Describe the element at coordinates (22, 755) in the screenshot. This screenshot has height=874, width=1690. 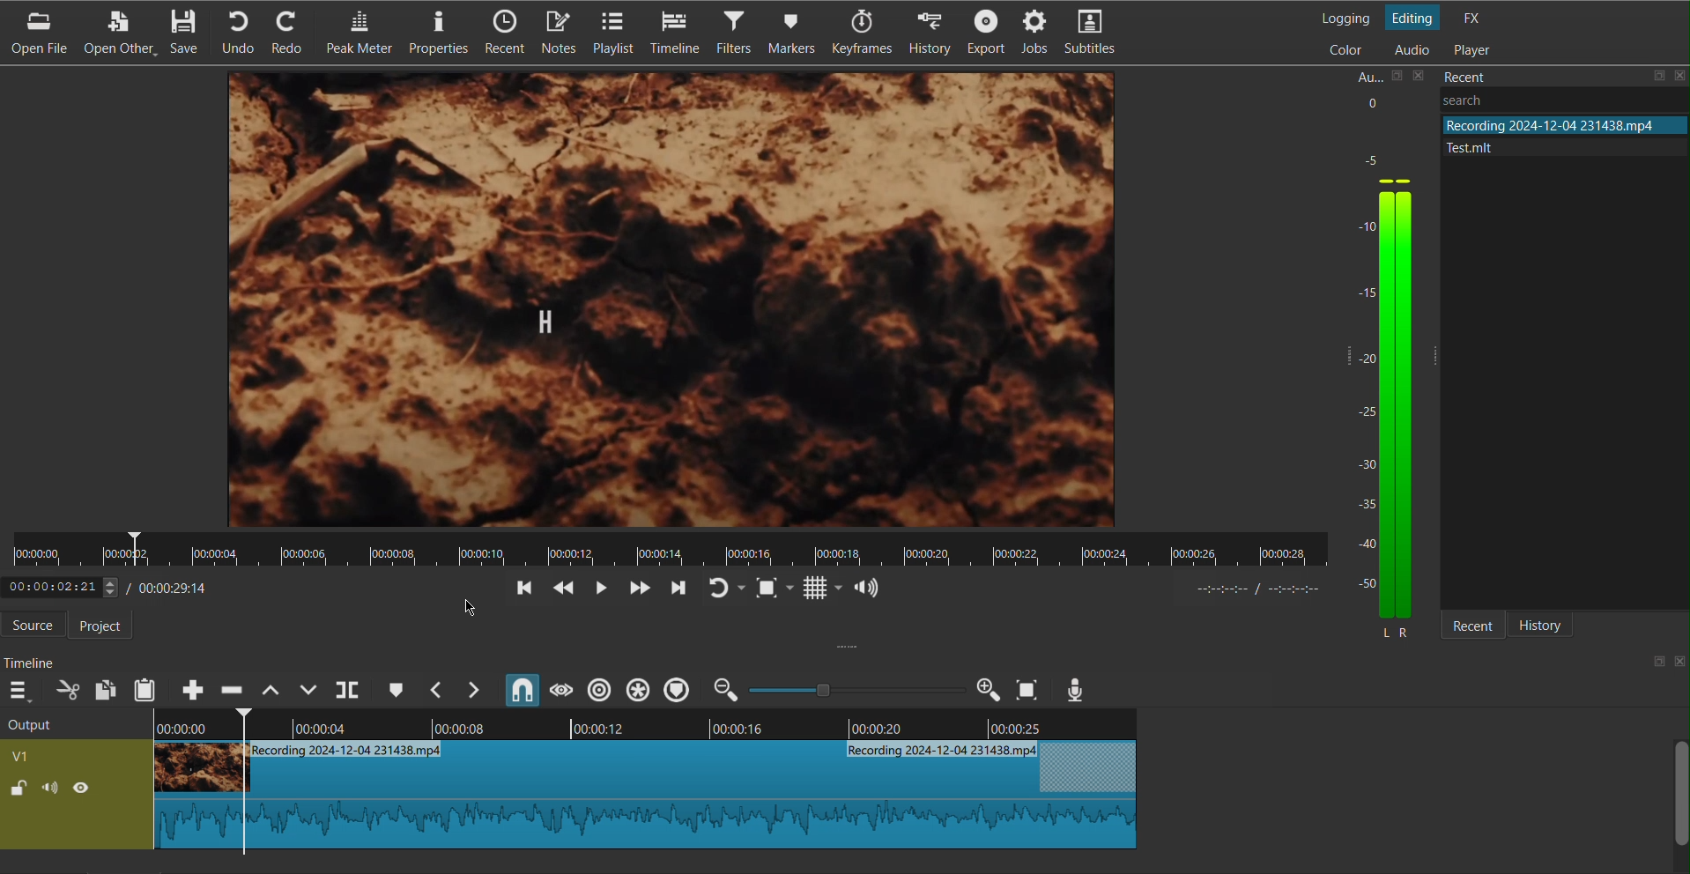
I see `v1` at that location.